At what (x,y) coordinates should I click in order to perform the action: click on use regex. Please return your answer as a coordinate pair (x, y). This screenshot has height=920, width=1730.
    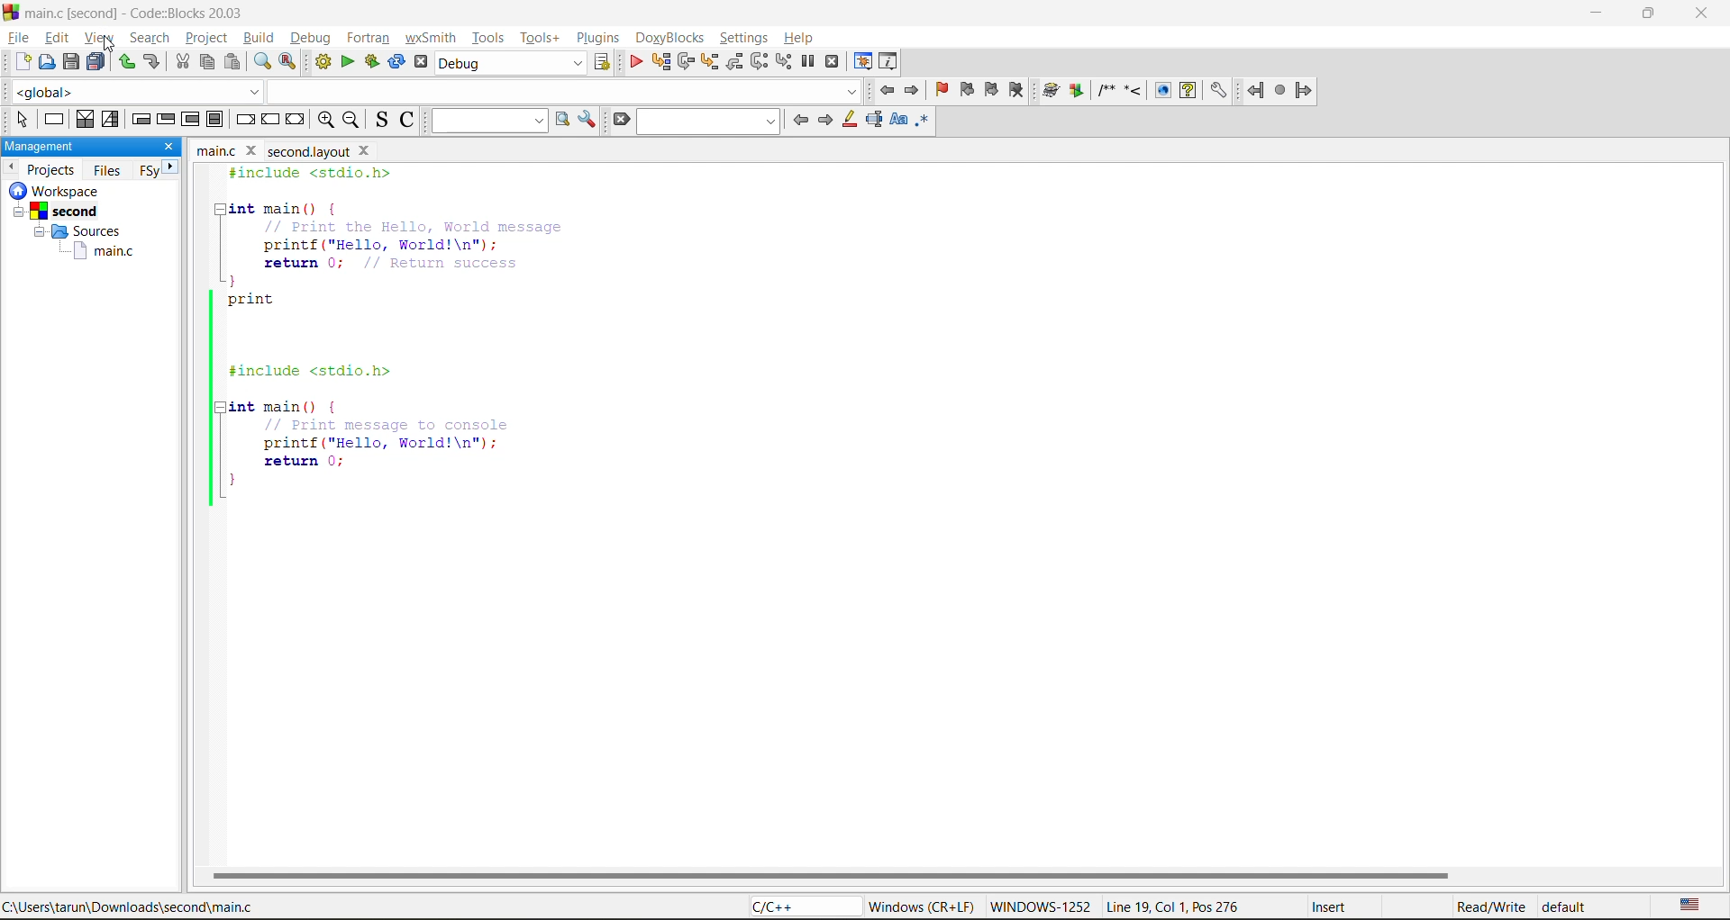
    Looking at the image, I should click on (924, 123).